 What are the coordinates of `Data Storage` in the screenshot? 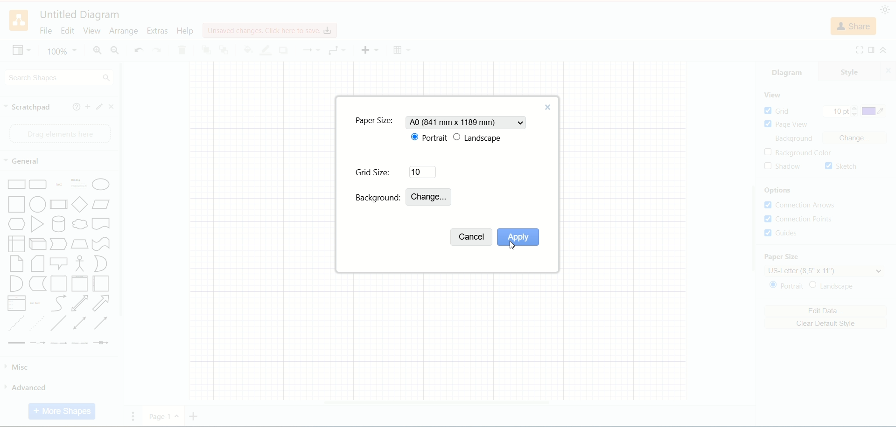 It's located at (37, 284).